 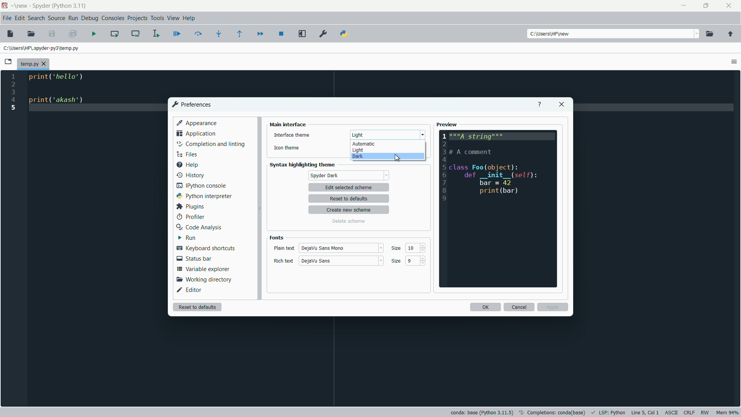 I want to click on memory usage, so click(x=728, y=413).